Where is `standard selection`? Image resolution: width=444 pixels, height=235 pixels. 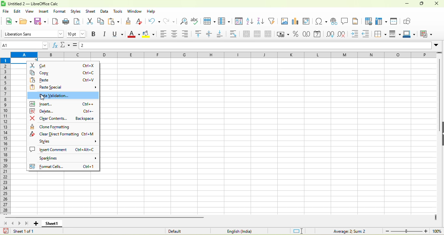 standard selection is located at coordinates (299, 231).